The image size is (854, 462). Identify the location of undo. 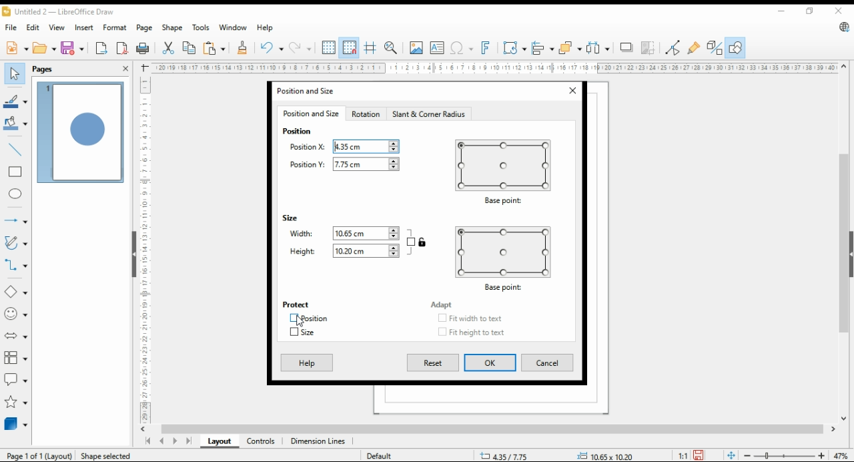
(272, 48).